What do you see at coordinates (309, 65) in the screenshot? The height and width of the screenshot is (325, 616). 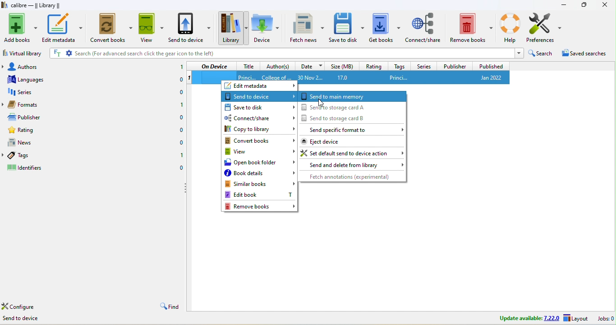 I see `date` at bounding box center [309, 65].